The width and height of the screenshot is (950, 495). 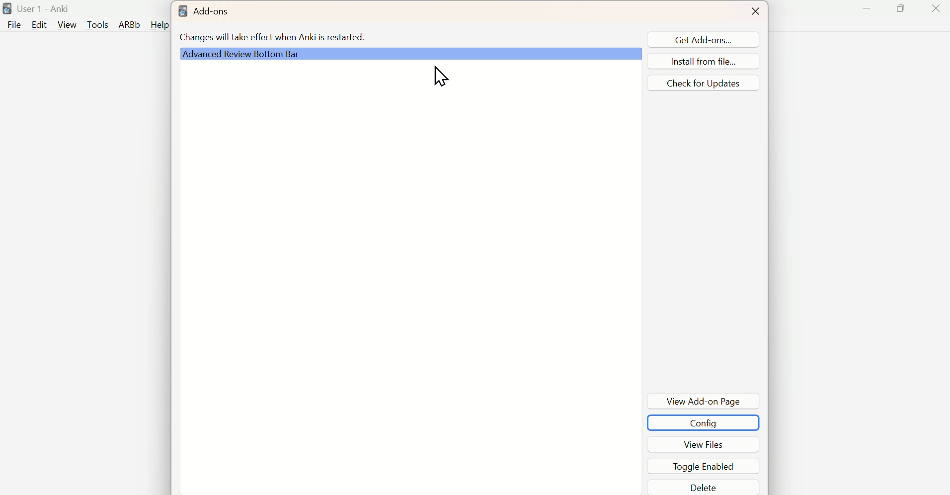 I want to click on Maximize, so click(x=904, y=8).